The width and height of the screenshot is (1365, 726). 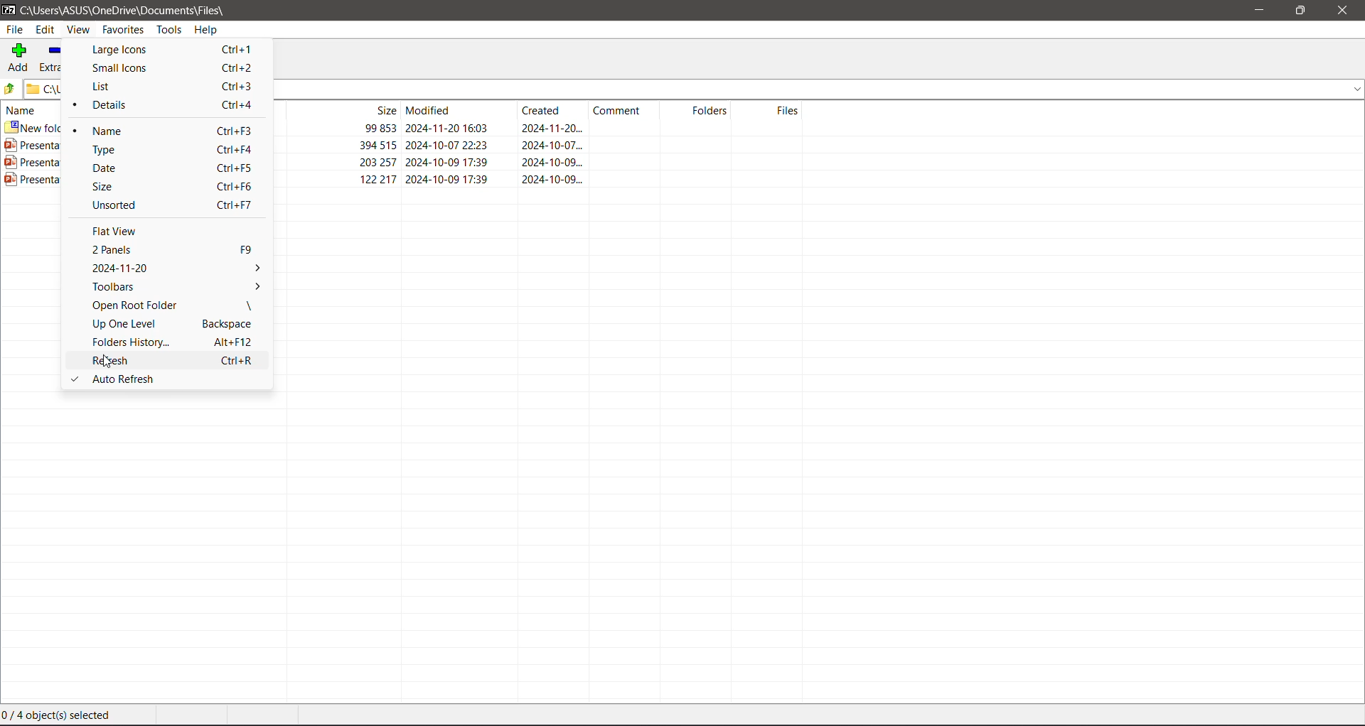 I want to click on Toolbars, so click(x=175, y=285).